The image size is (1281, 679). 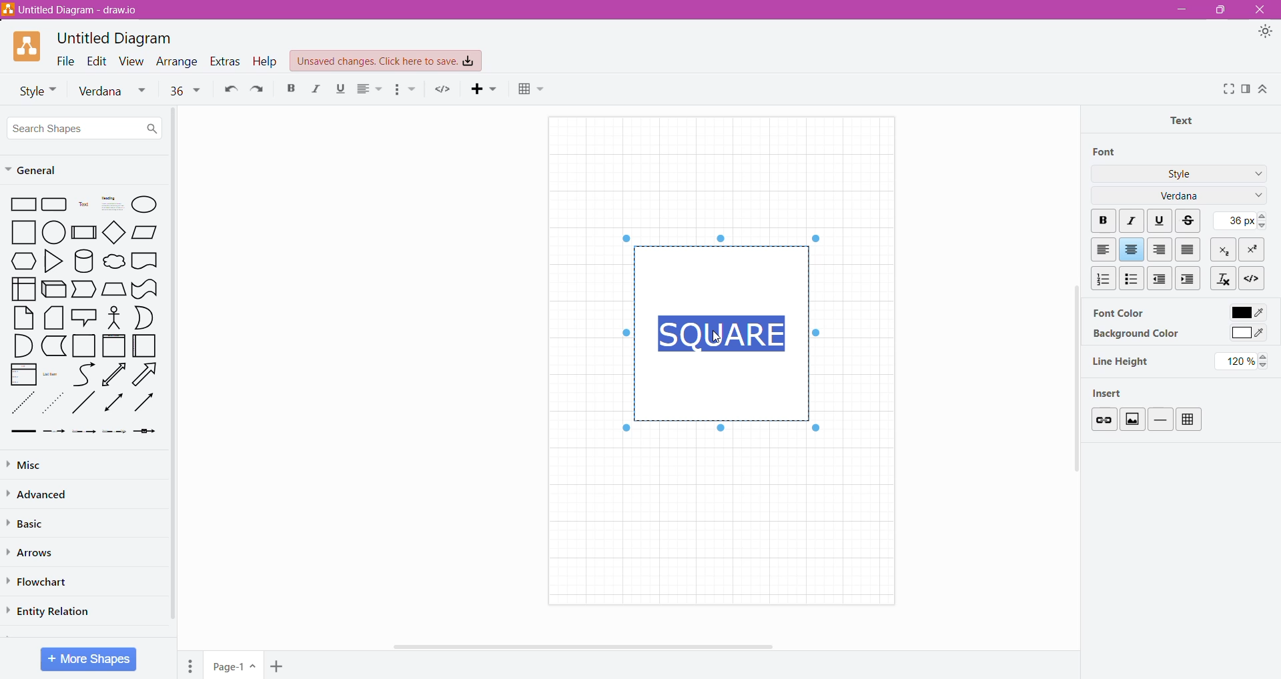 What do you see at coordinates (1182, 9) in the screenshot?
I see `Minimize` at bounding box center [1182, 9].